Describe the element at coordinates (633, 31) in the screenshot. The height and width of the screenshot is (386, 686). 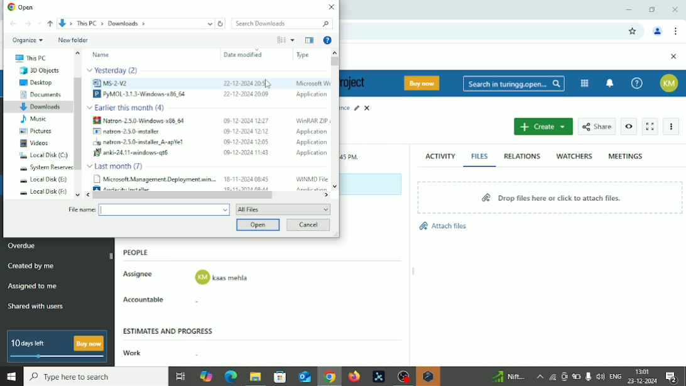
I see `Bookmark this tab` at that location.